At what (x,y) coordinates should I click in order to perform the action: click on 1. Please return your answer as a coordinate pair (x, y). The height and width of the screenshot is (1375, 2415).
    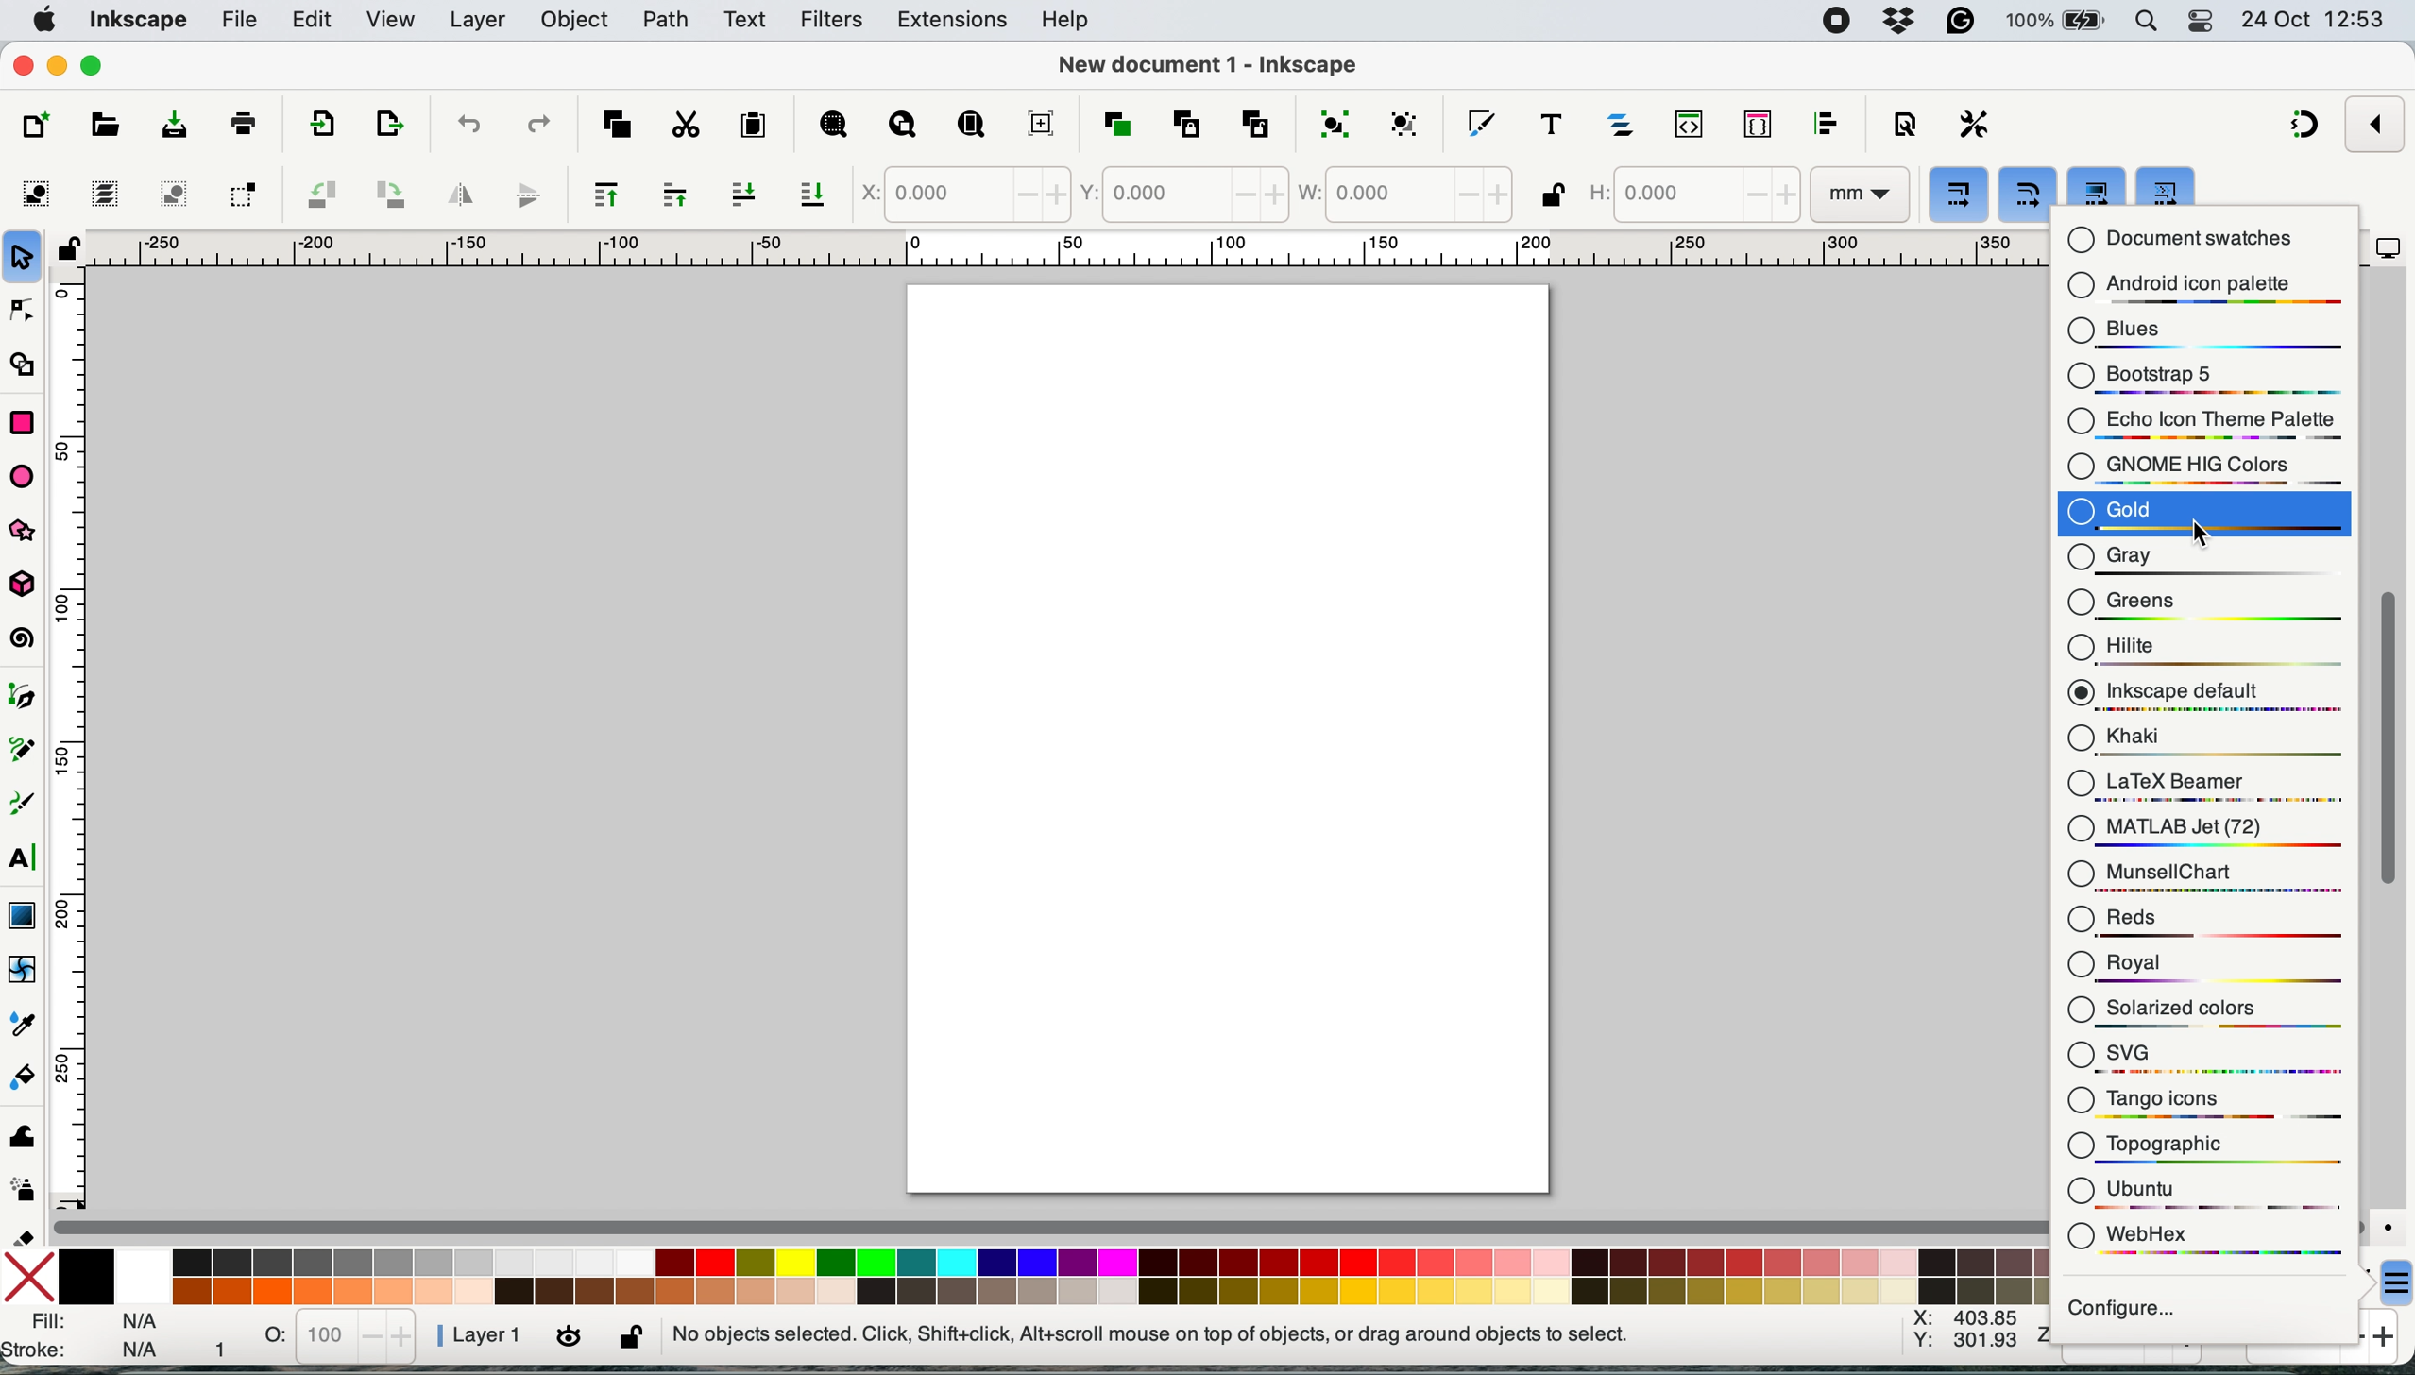
    Looking at the image, I should click on (224, 1340).